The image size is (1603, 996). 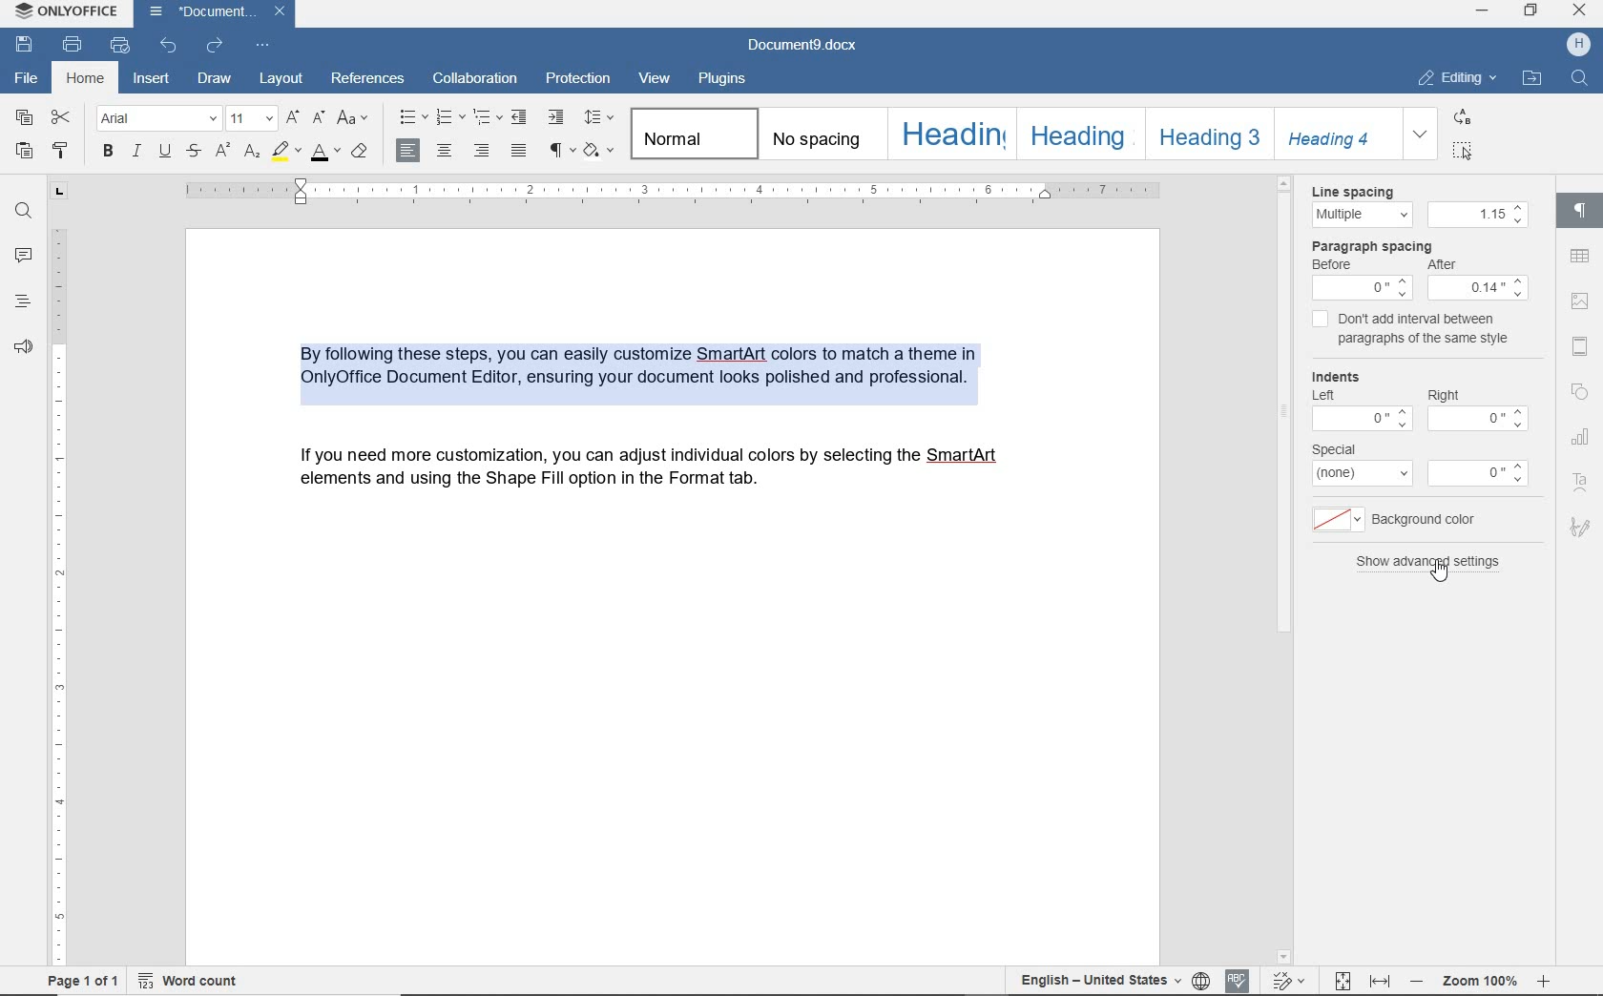 What do you see at coordinates (1577, 46) in the screenshot?
I see `profile` at bounding box center [1577, 46].